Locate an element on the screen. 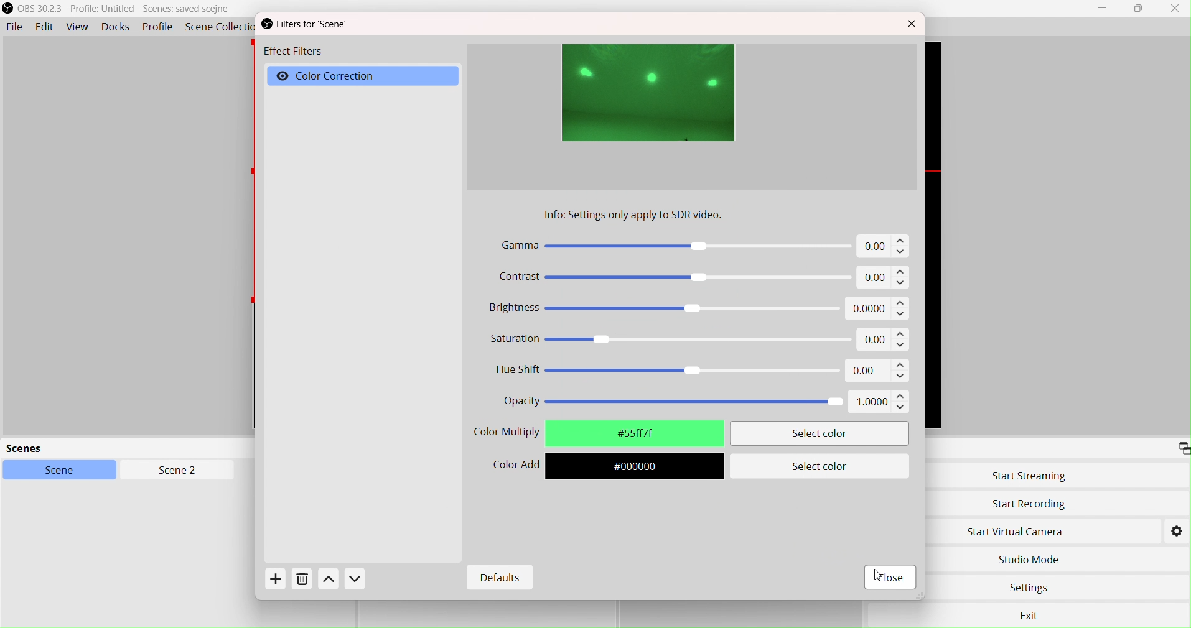 The height and width of the screenshot is (628, 1191). Defaults is located at coordinates (497, 578).